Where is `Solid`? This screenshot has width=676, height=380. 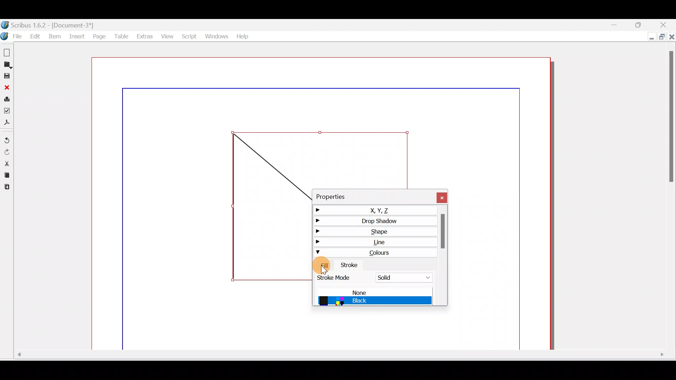
Solid is located at coordinates (405, 278).